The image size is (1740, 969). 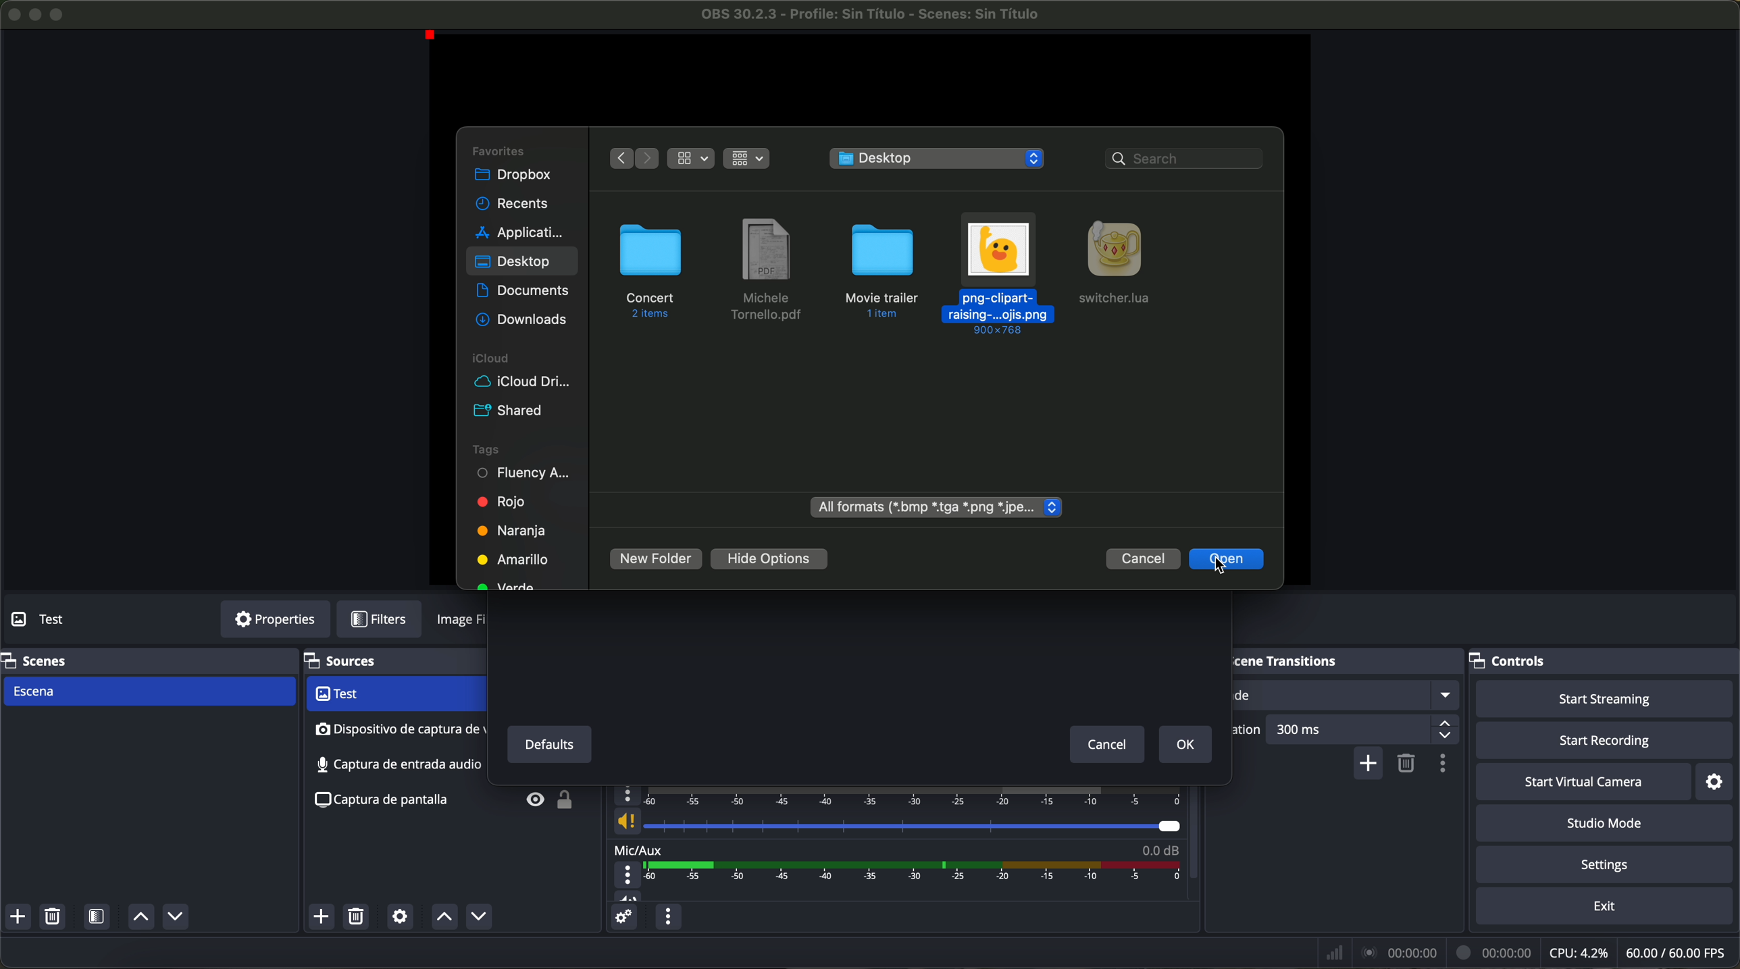 What do you see at coordinates (499, 149) in the screenshot?
I see `favorites` at bounding box center [499, 149].